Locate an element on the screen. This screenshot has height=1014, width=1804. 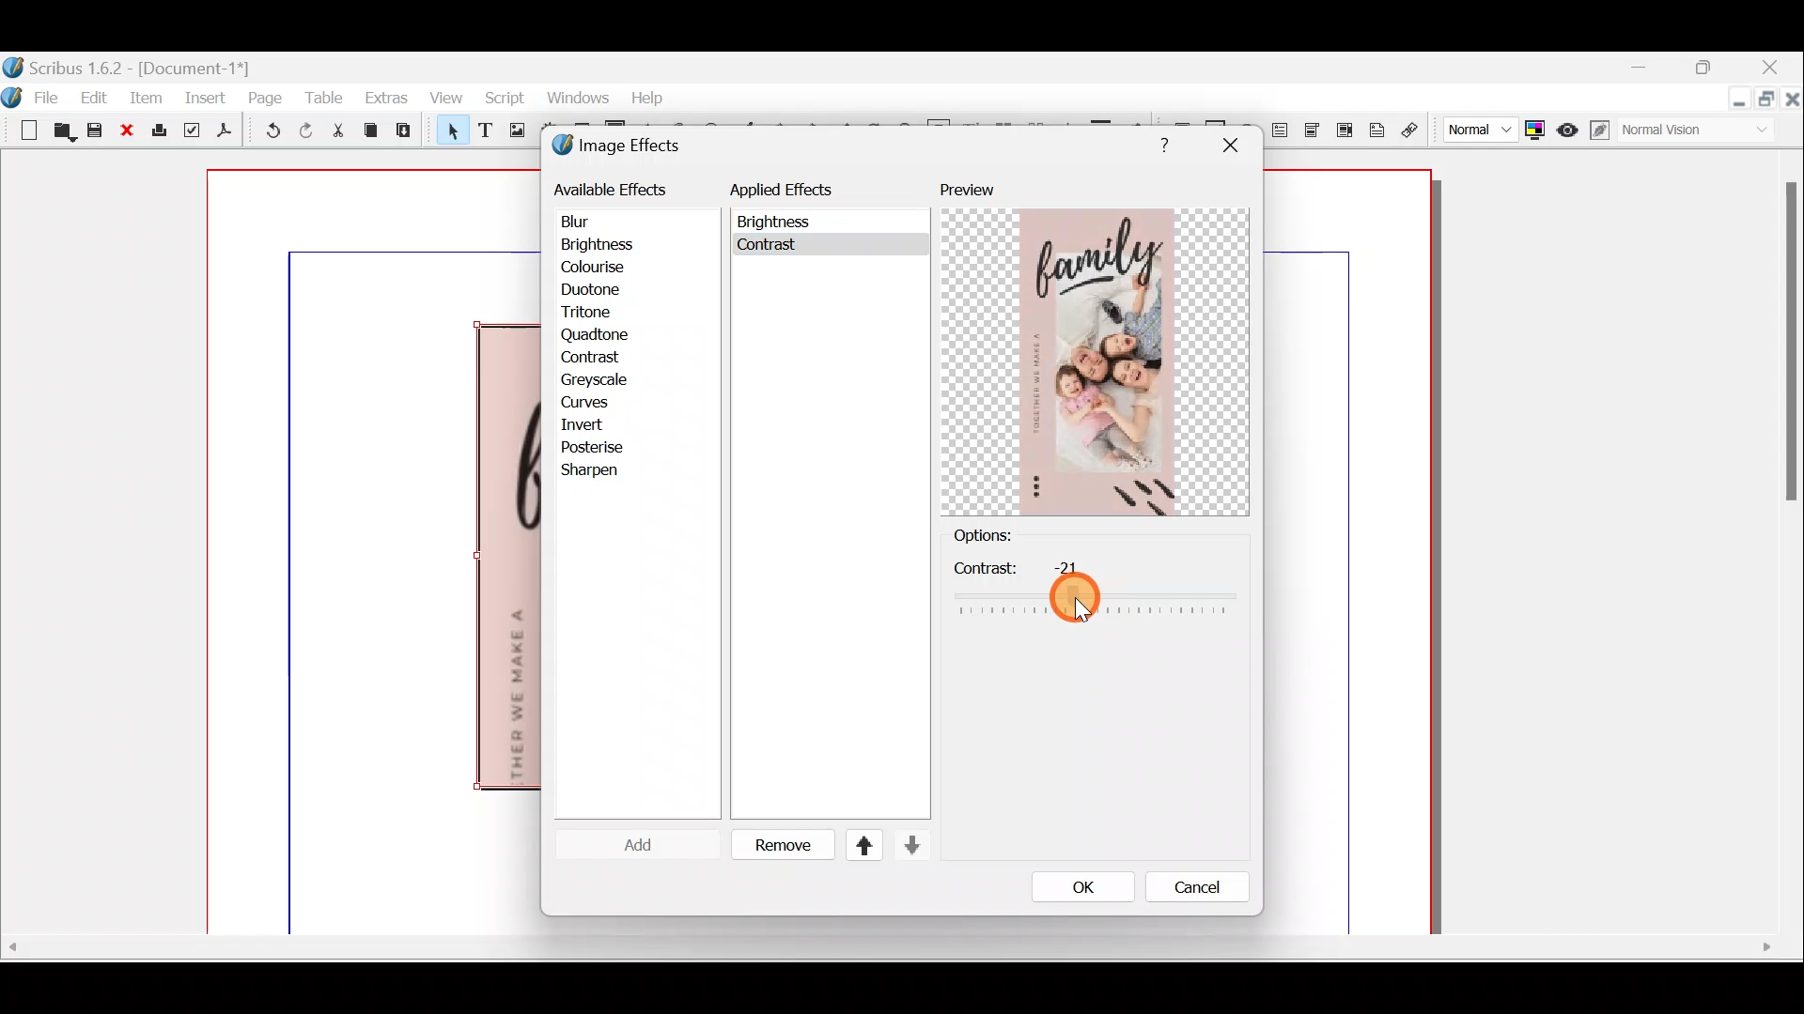
Move down is located at coordinates (910, 845).